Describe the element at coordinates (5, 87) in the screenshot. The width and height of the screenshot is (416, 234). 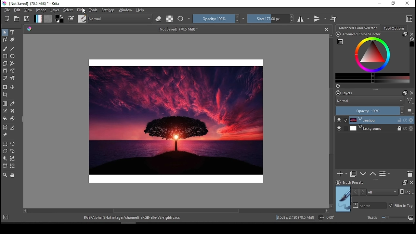
I see `transform or move a layer` at that location.